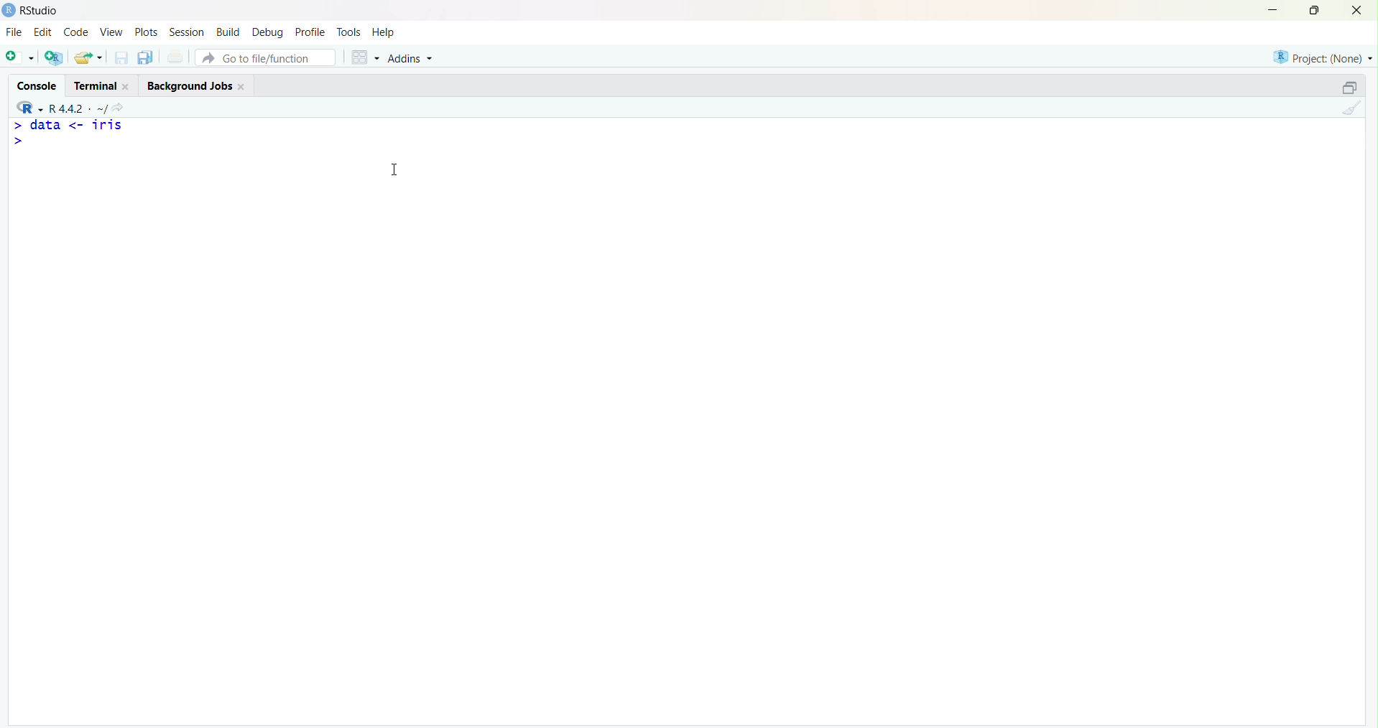  I want to click on View, so click(110, 32).